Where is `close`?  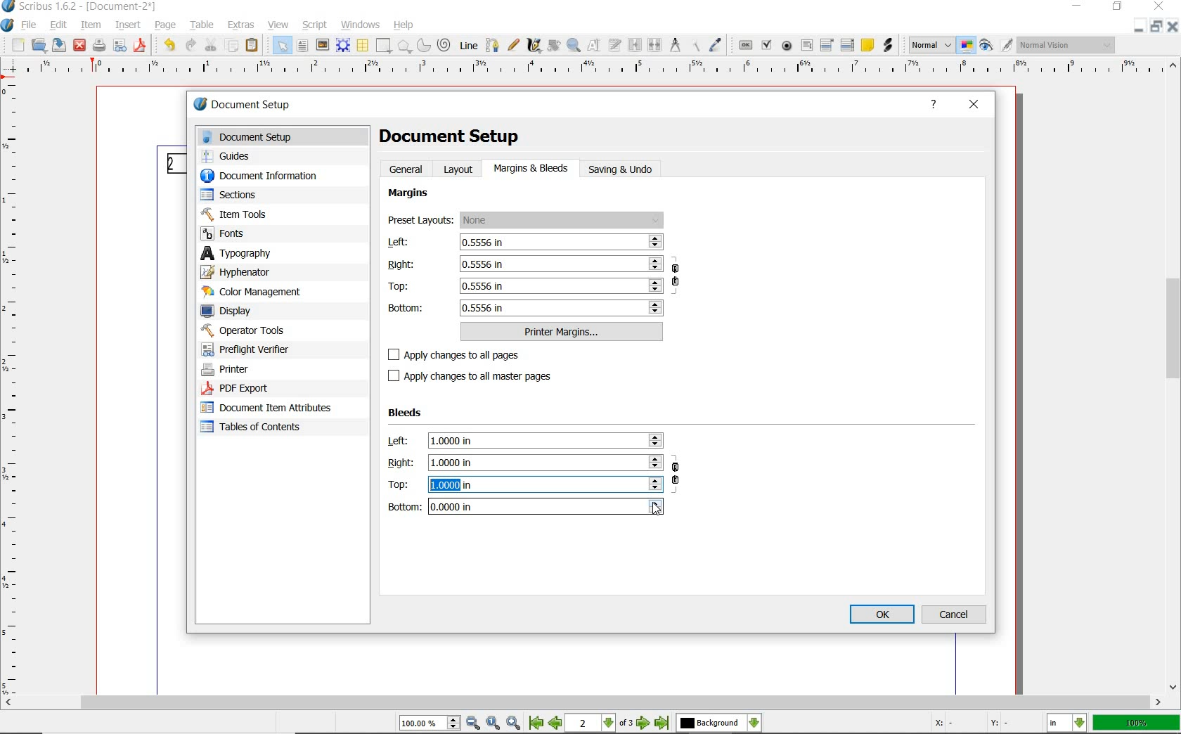
close is located at coordinates (976, 103).